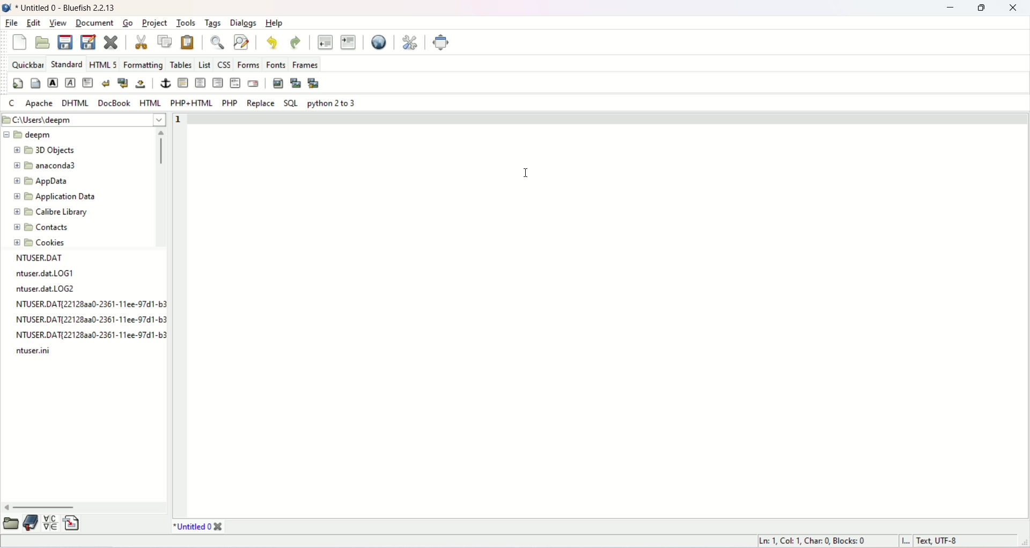 Image resolution: width=1030 pixels, height=548 pixels. I want to click on unindent, so click(325, 42).